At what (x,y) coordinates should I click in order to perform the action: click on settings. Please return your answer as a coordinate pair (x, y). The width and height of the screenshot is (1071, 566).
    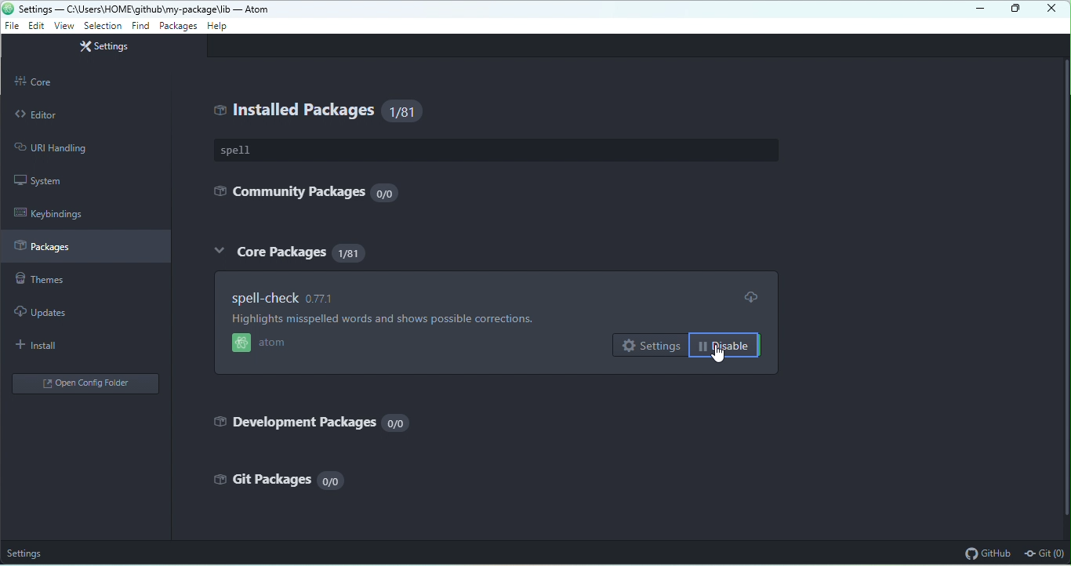
    Looking at the image, I should click on (103, 48).